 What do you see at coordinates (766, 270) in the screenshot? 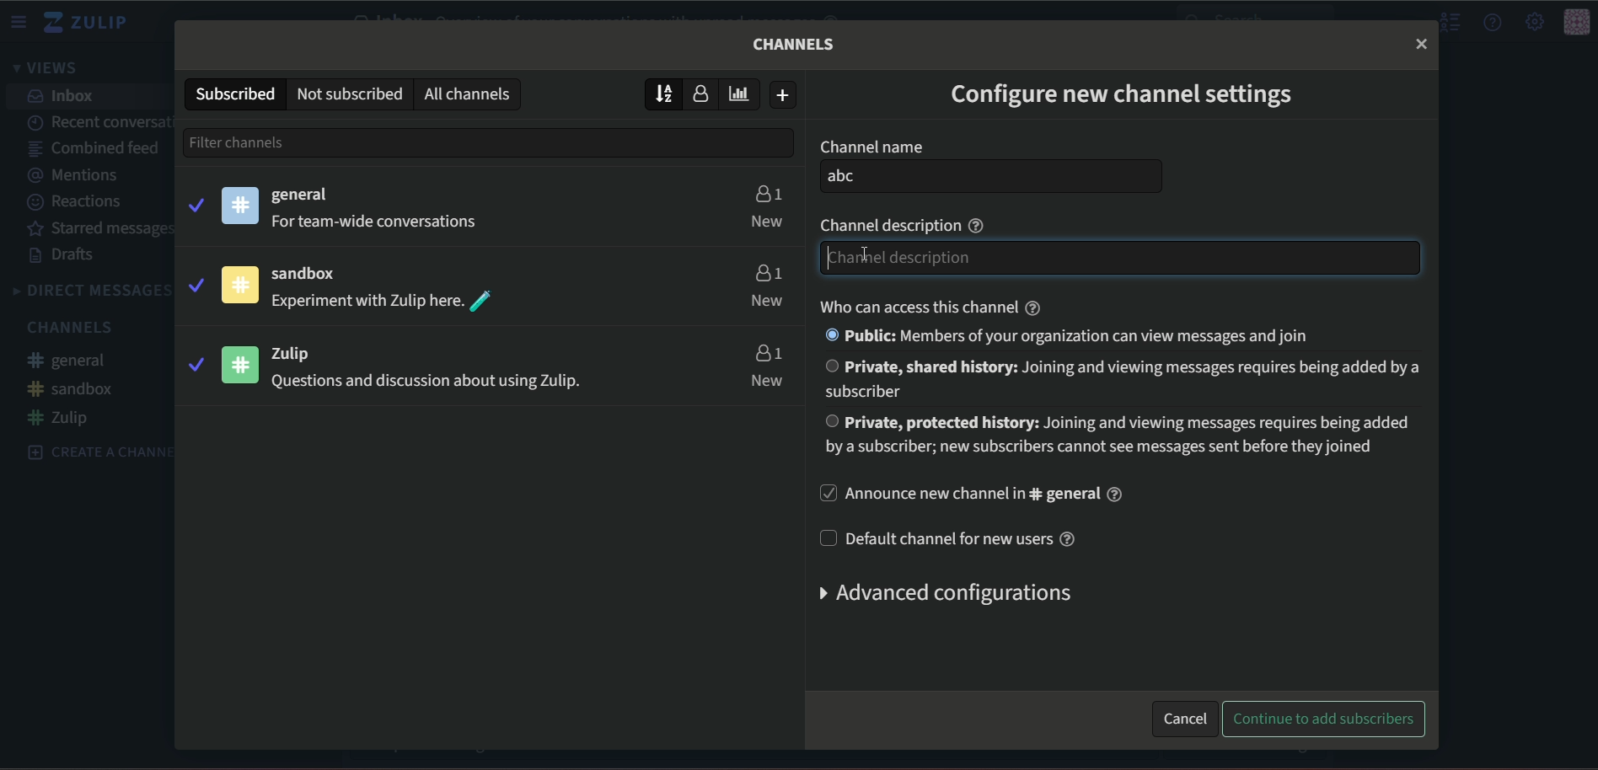
I see `users` at bounding box center [766, 270].